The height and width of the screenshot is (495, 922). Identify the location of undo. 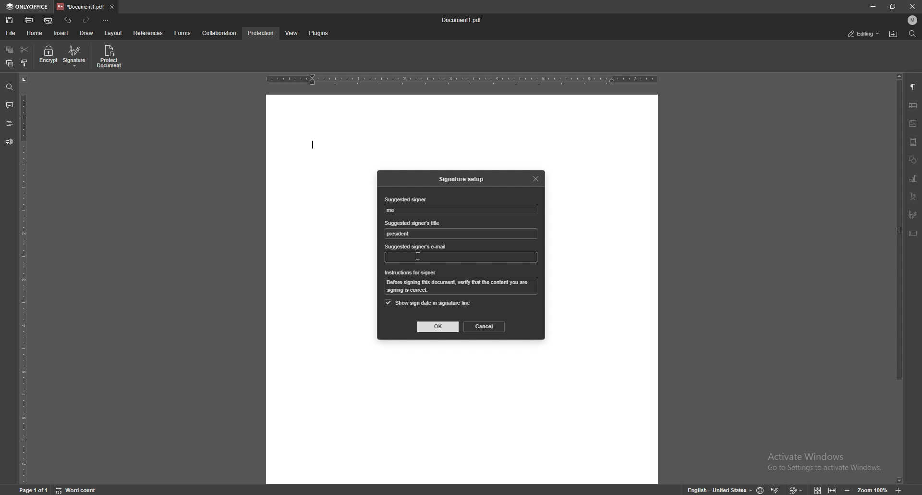
(69, 20).